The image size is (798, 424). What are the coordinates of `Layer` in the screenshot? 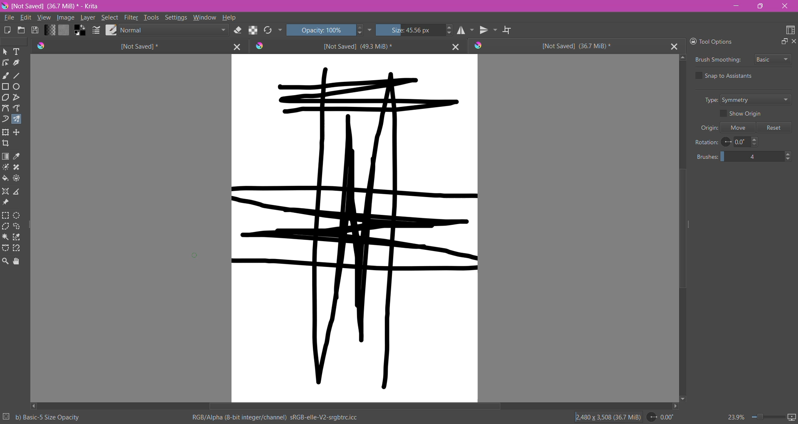 It's located at (87, 18).